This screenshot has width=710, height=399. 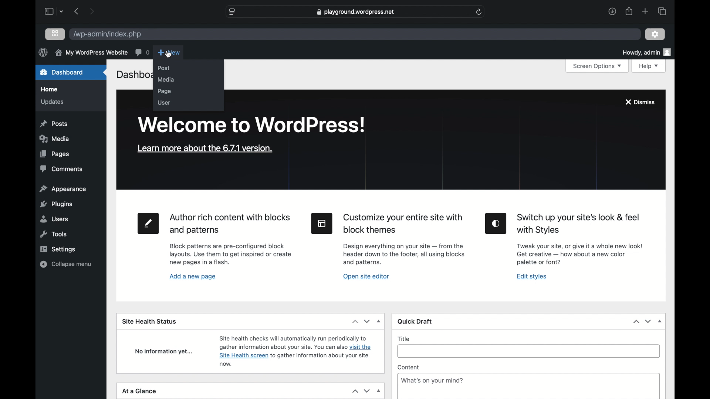 I want to click on Page tool information, so click(x=231, y=255).